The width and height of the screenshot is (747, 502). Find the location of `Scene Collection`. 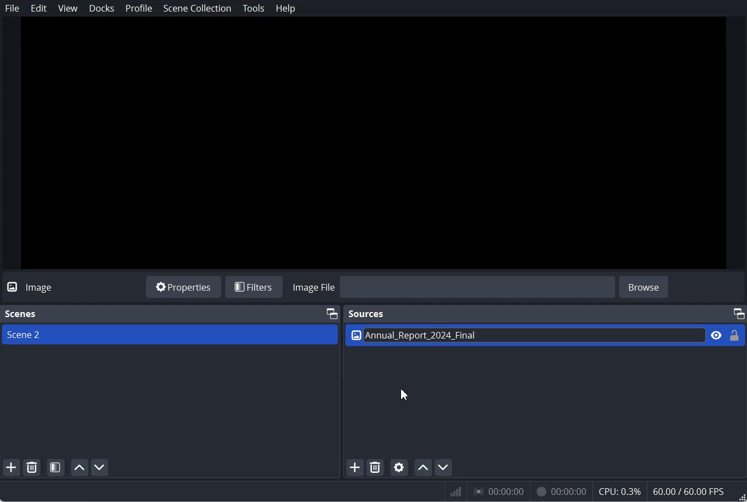

Scene Collection is located at coordinates (197, 9).